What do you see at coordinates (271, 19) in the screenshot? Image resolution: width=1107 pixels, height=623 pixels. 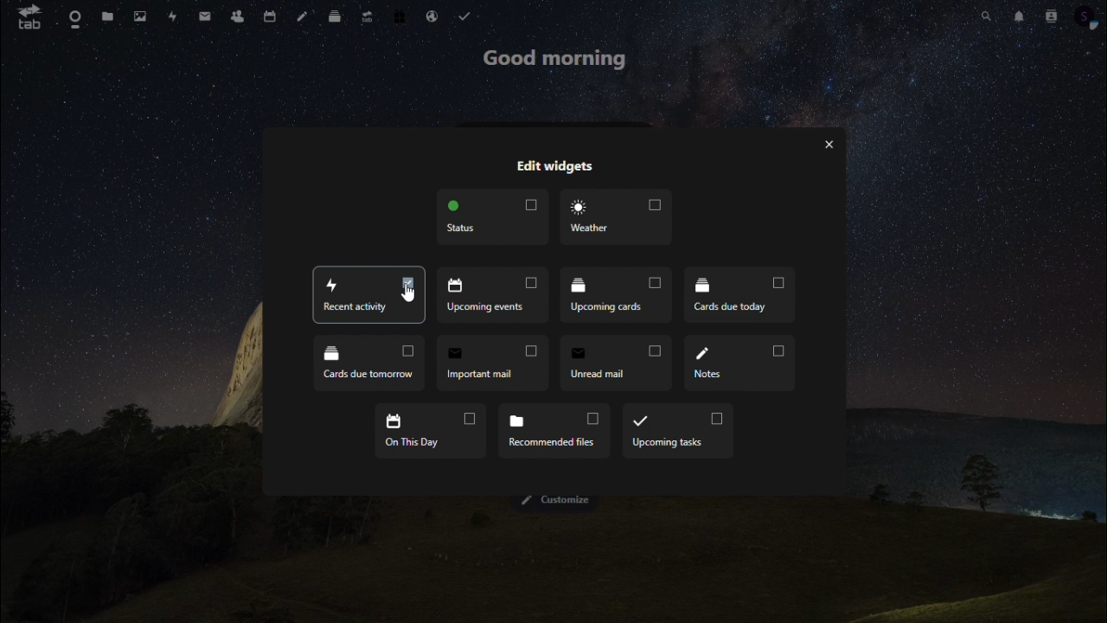 I see `calendar` at bounding box center [271, 19].